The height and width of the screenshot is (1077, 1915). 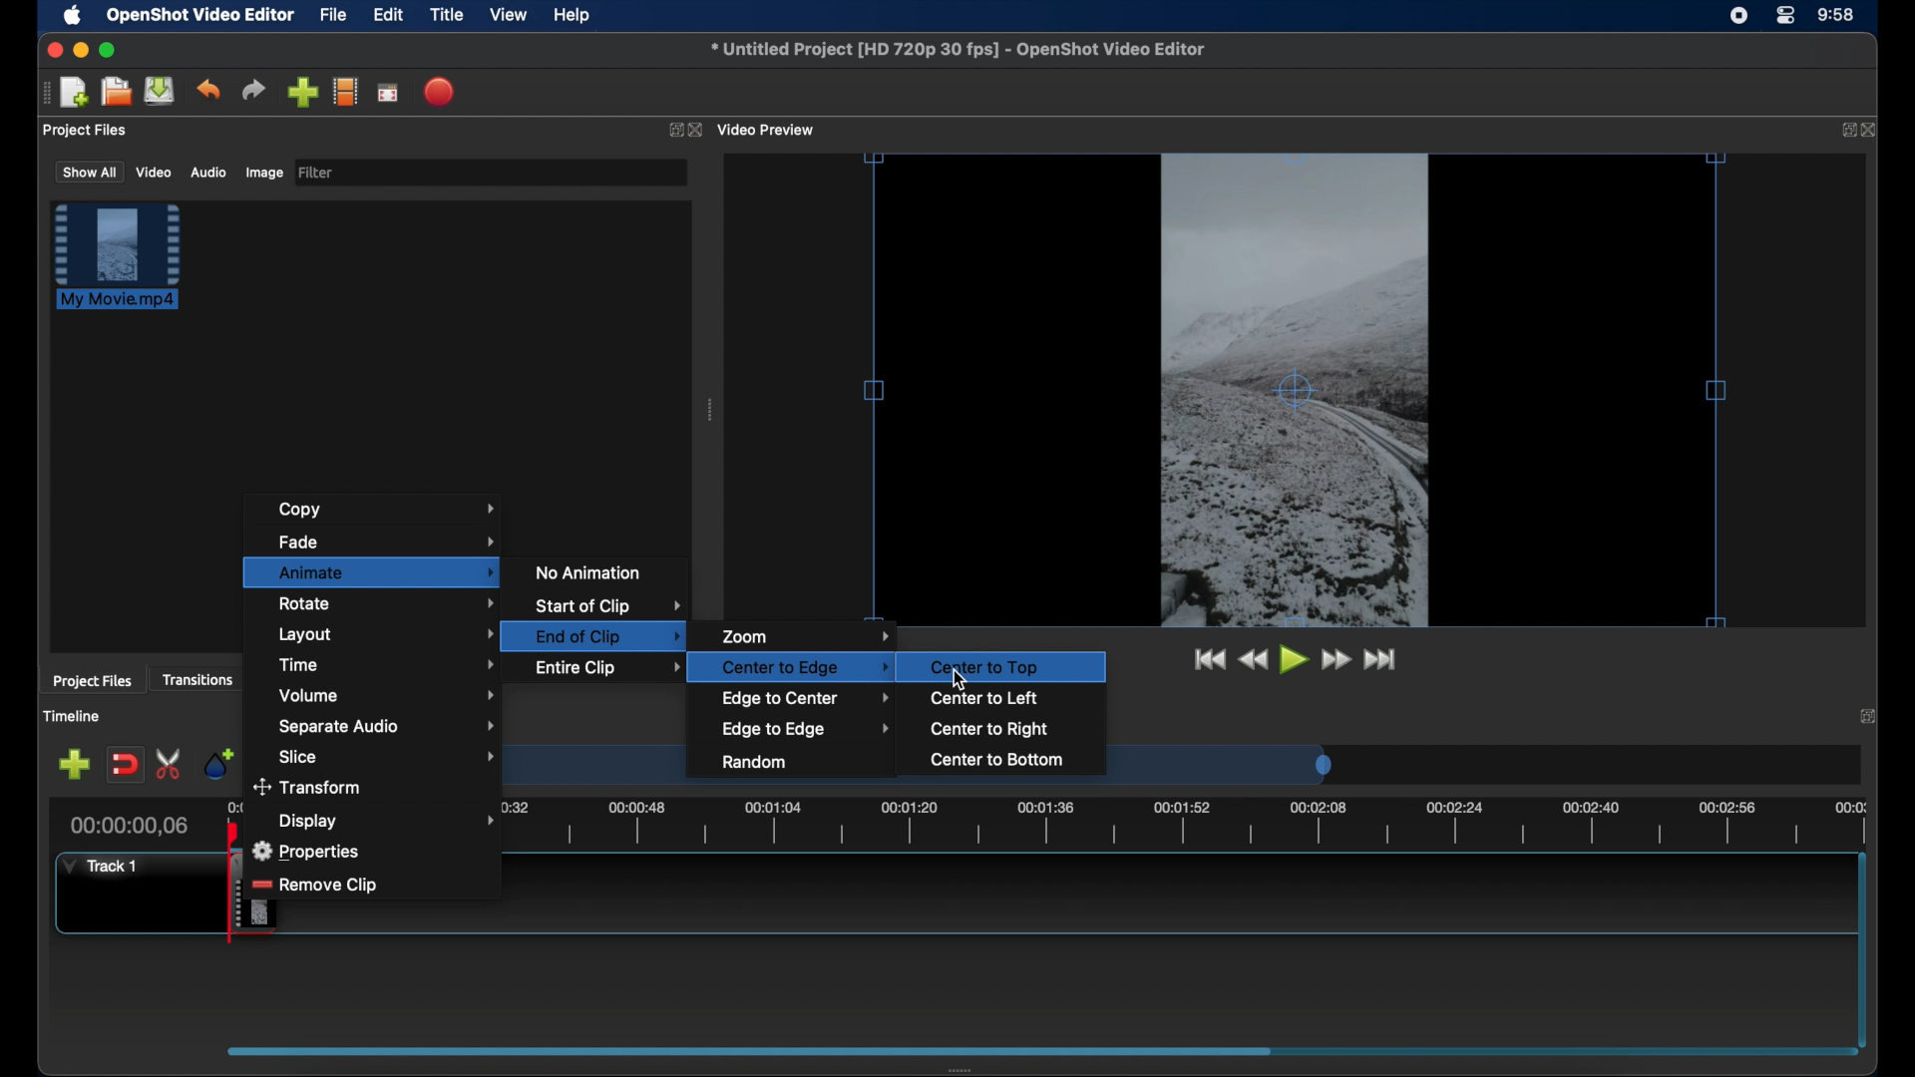 What do you see at coordinates (388, 539) in the screenshot?
I see `fade menu` at bounding box center [388, 539].